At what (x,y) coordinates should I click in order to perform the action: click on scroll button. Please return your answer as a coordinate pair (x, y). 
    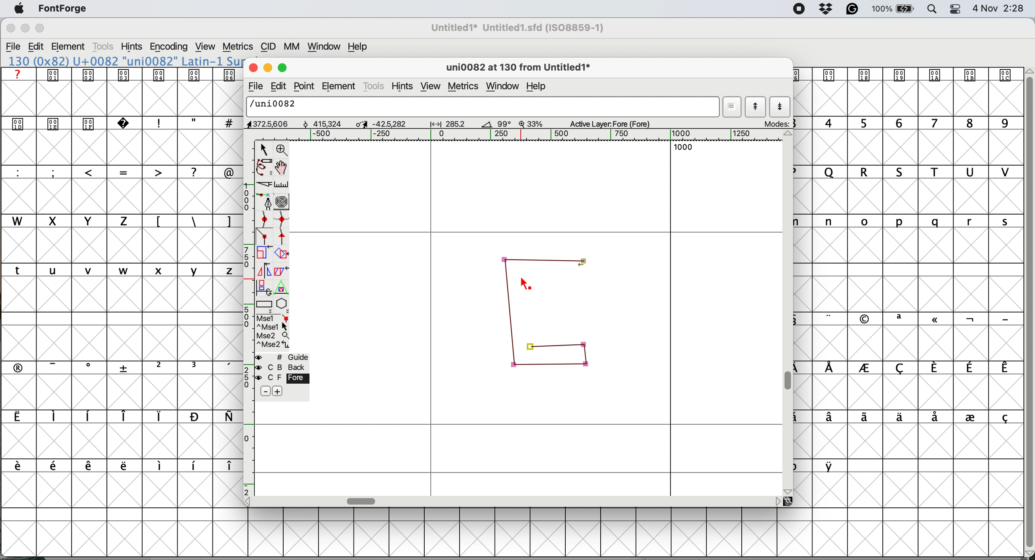
    Looking at the image, I should click on (789, 491).